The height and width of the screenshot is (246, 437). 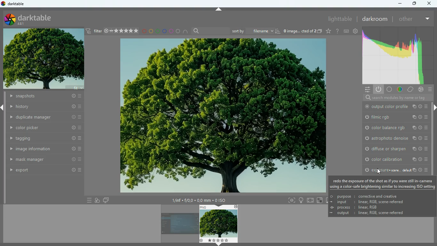 What do you see at coordinates (414, 4) in the screenshot?
I see `maximize` at bounding box center [414, 4].